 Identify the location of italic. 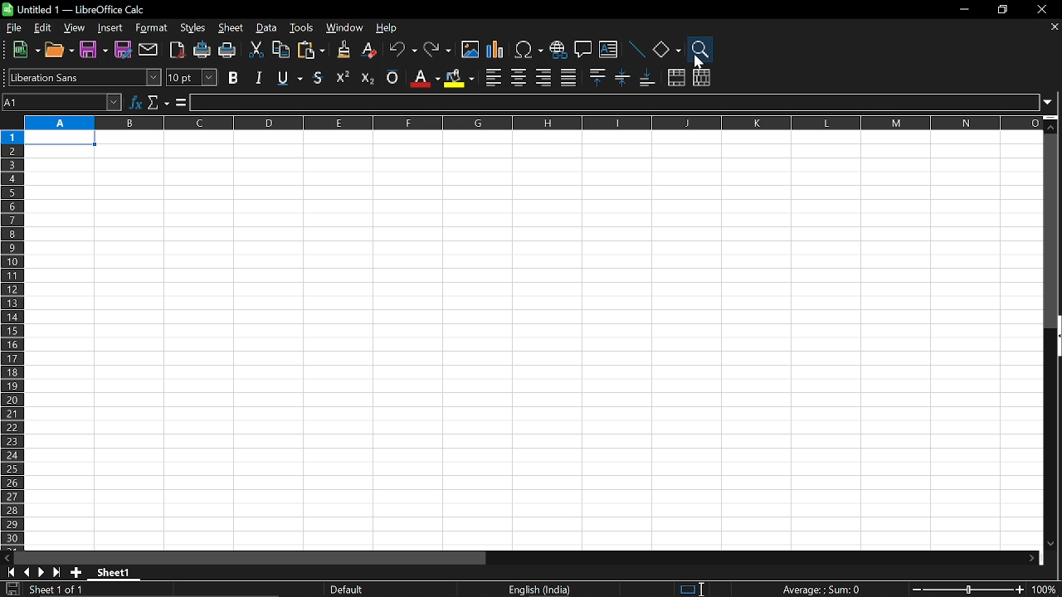
(259, 77).